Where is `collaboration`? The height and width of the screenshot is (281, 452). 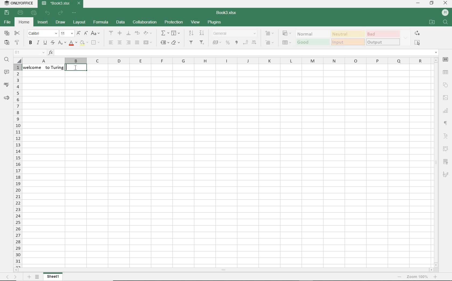
collaboration is located at coordinates (145, 23).